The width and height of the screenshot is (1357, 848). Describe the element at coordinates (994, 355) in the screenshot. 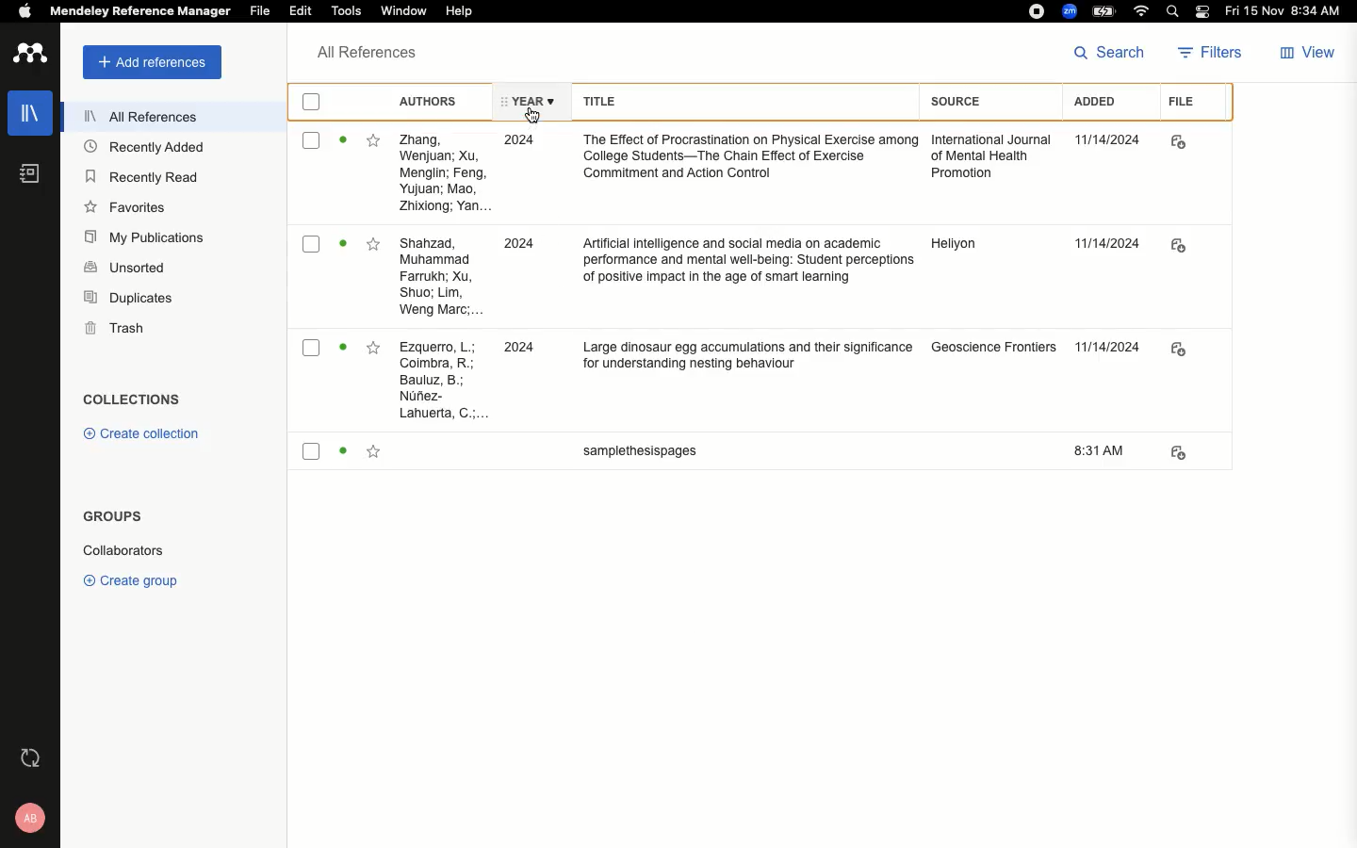

I see `source` at that location.